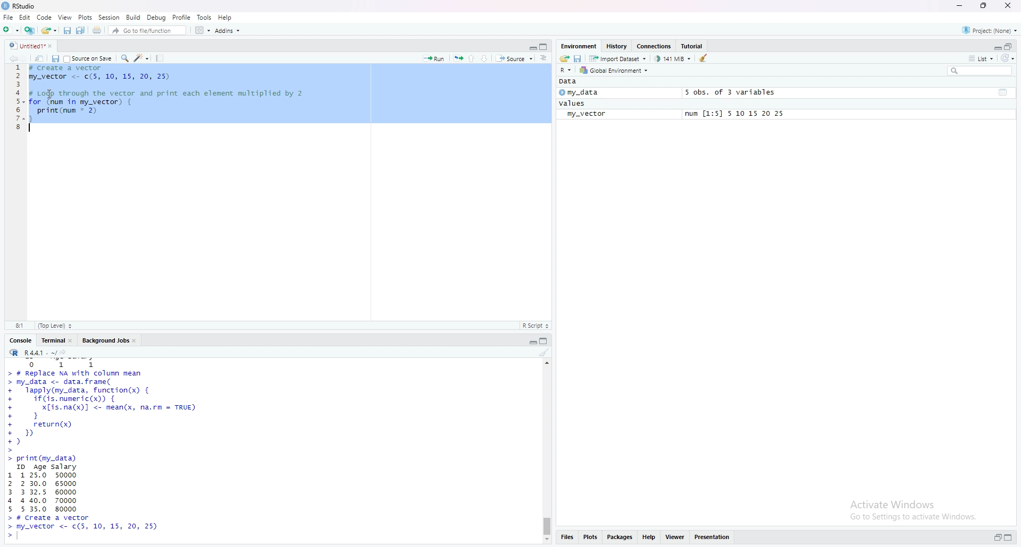 The height and width of the screenshot is (547, 1021). I want to click on go to previous section, so click(471, 58).